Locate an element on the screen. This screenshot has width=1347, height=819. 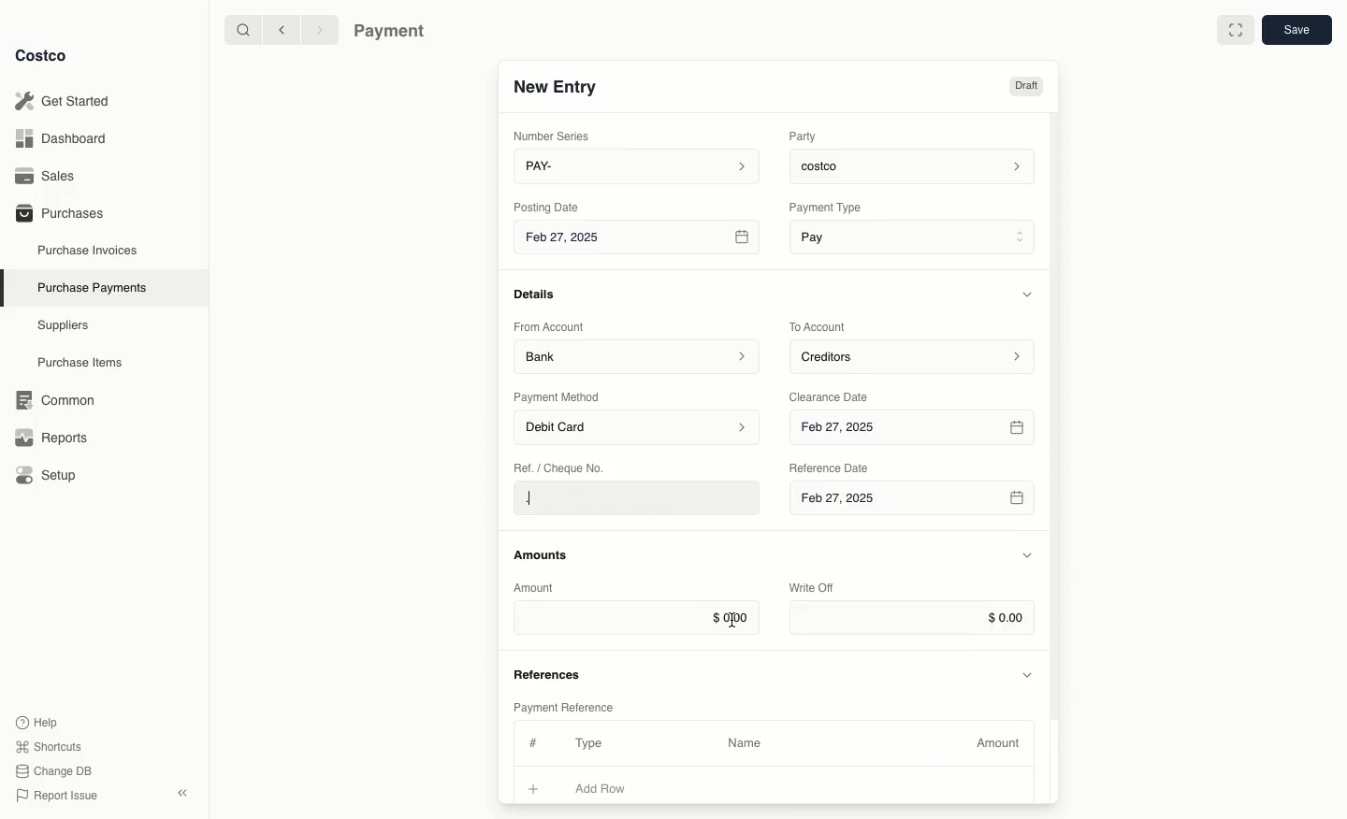
Get Started is located at coordinates (66, 101).